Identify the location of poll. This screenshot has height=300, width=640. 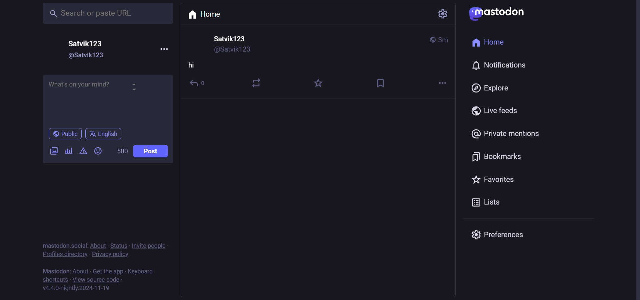
(67, 151).